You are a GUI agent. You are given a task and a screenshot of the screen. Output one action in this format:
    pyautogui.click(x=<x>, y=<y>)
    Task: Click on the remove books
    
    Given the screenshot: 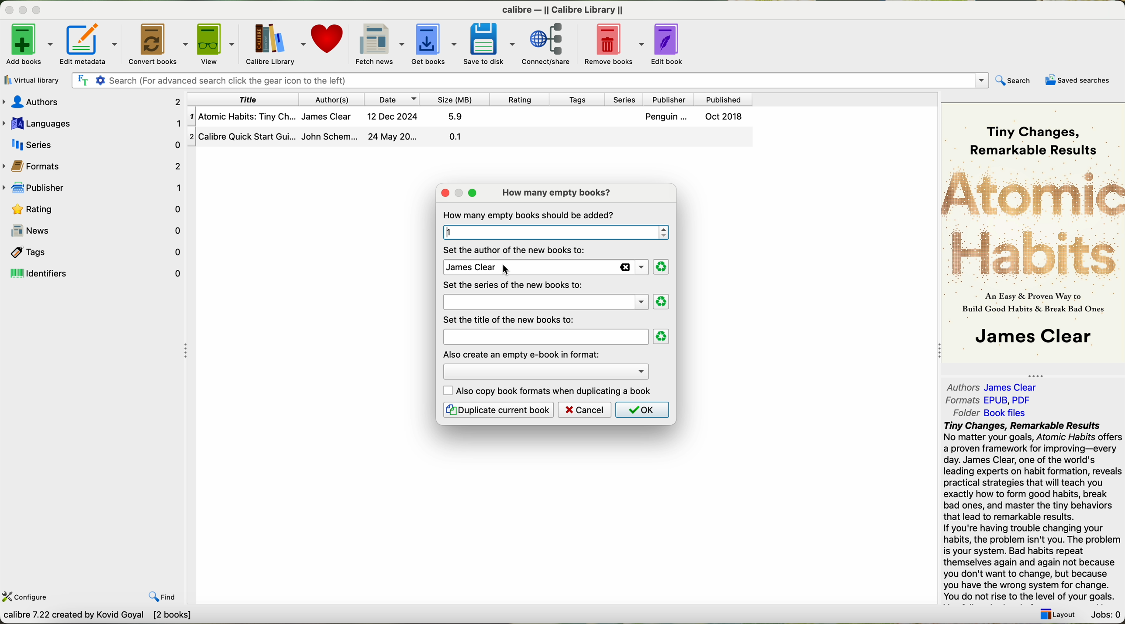 What is the action you would take?
    pyautogui.click(x=611, y=45)
    